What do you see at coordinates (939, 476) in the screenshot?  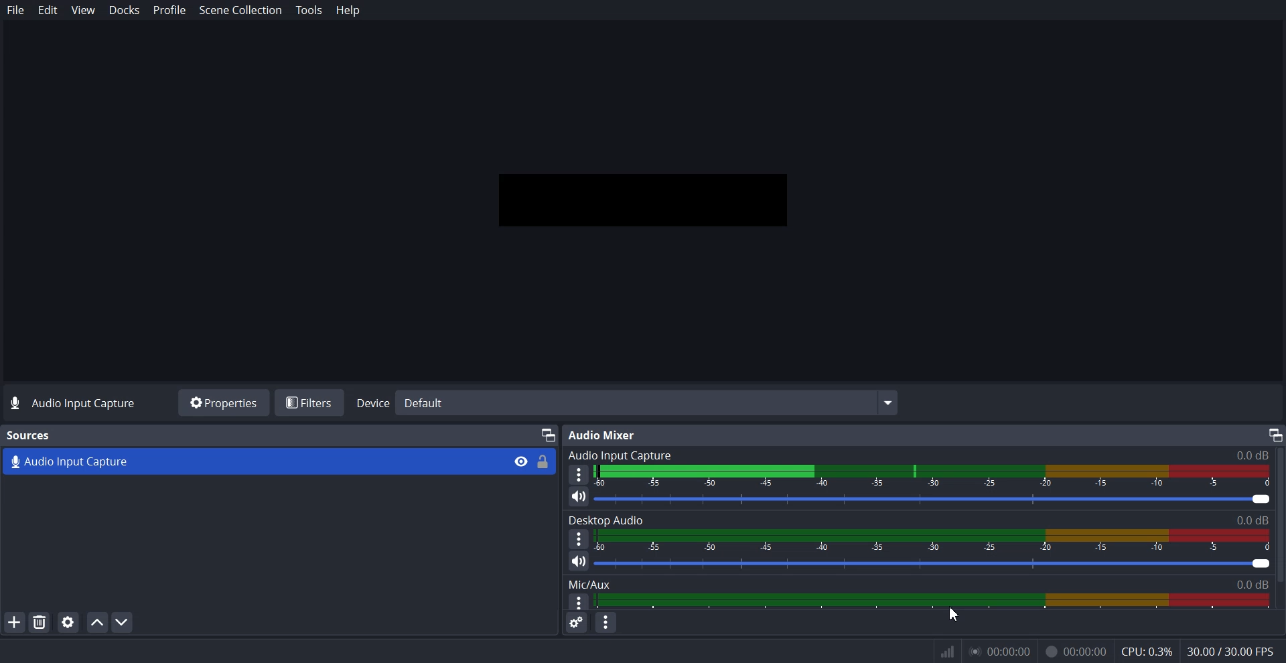 I see `Volume Indicator` at bounding box center [939, 476].